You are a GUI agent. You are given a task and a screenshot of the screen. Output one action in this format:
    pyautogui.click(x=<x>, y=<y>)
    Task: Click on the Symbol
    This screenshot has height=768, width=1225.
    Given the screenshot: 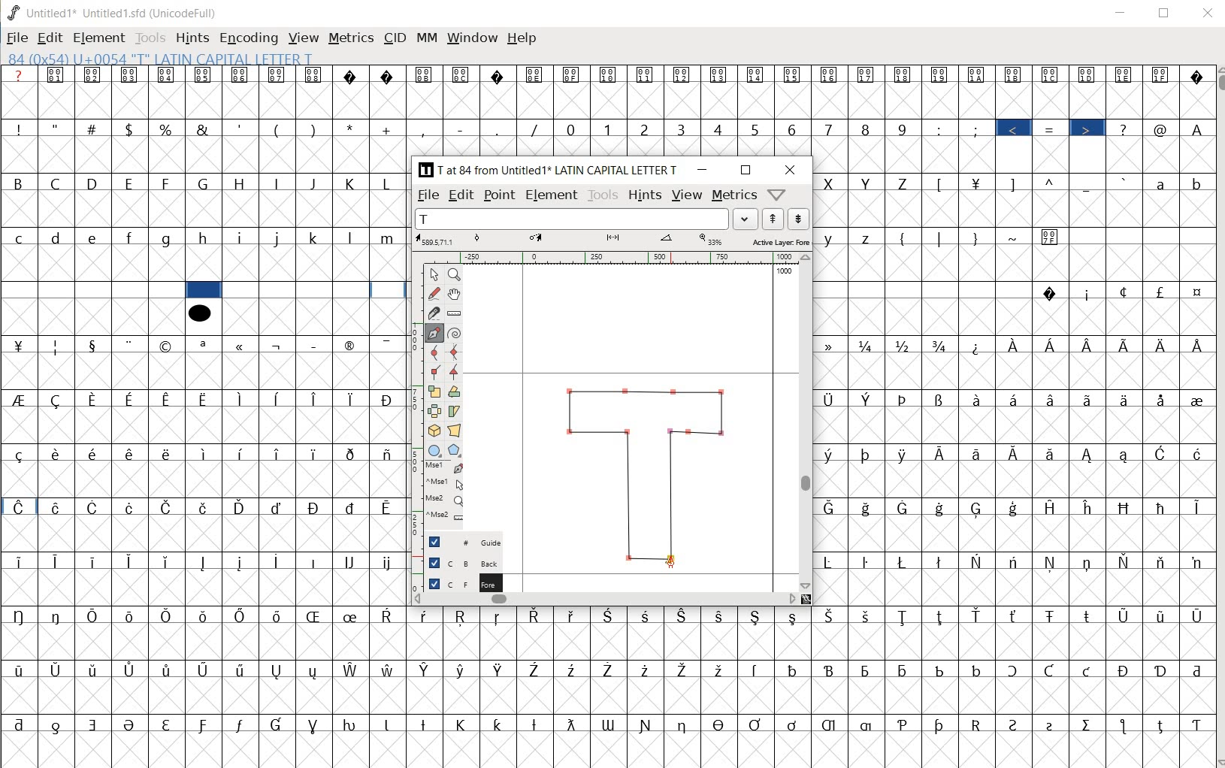 What is the action you would take?
    pyautogui.click(x=647, y=724)
    